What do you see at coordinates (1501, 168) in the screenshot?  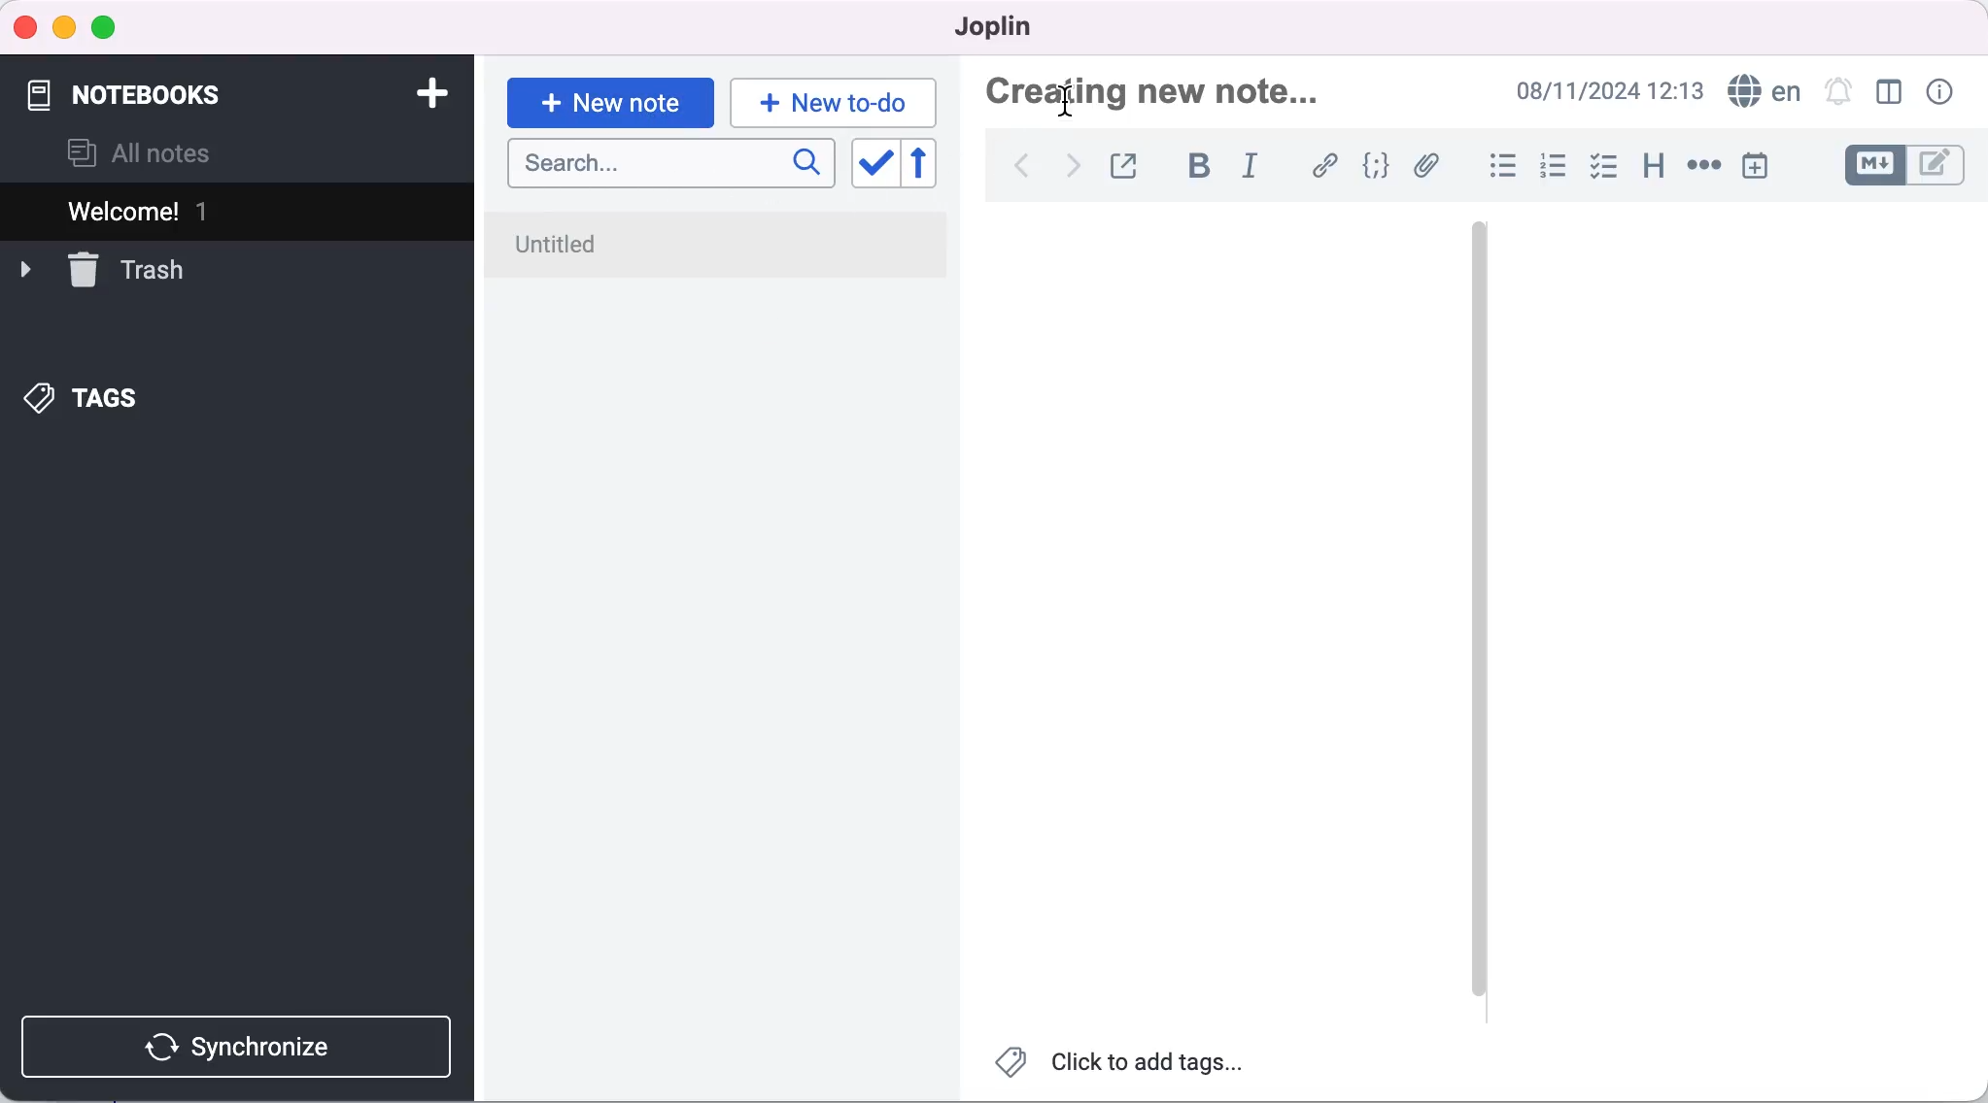 I see `bulleted list` at bounding box center [1501, 168].